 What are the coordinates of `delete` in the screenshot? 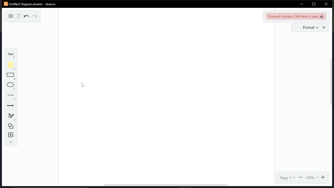 It's located at (19, 16).